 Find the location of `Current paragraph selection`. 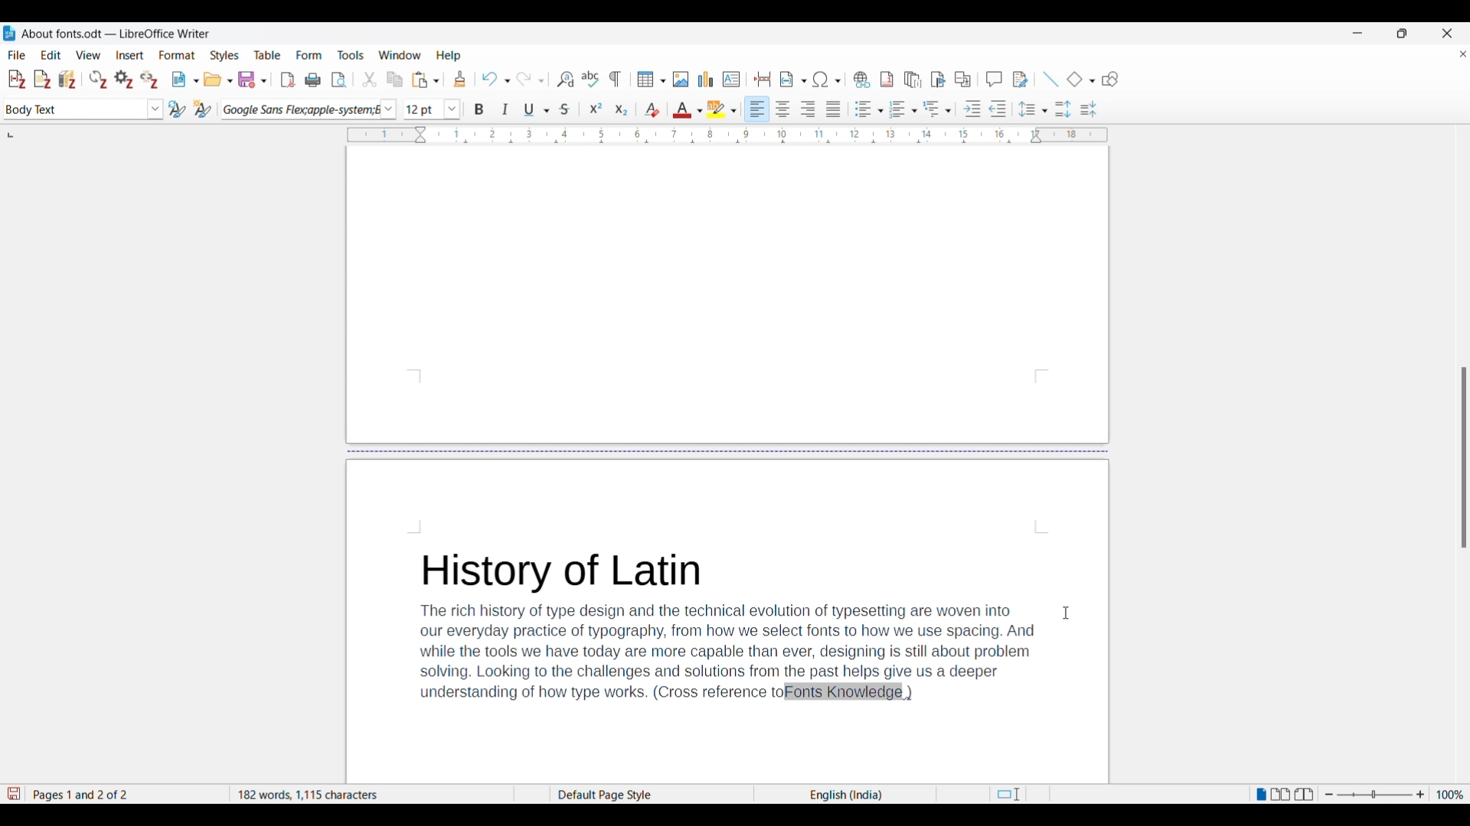

Current paragraph selection is located at coordinates (75, 110).